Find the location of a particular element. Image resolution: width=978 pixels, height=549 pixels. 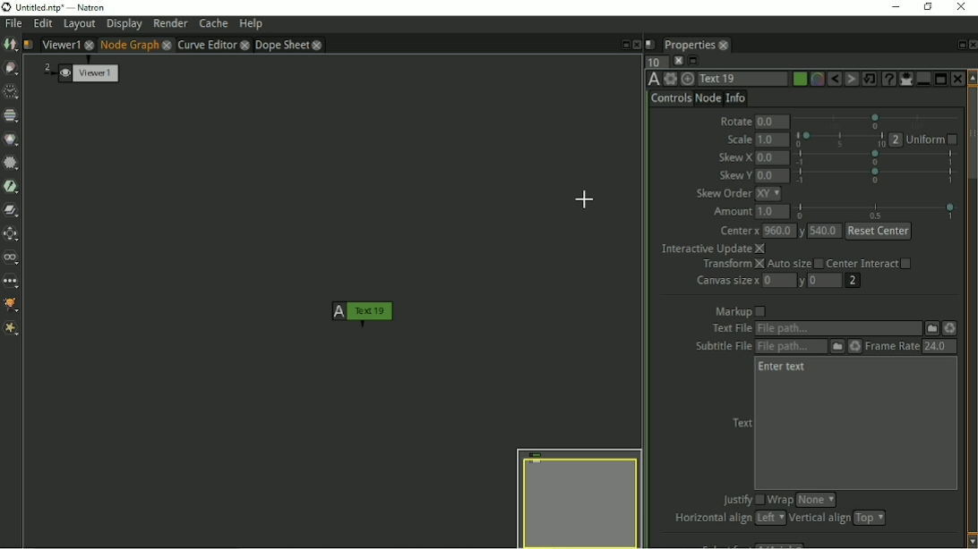

Filter is located at coordinates (11, 164).